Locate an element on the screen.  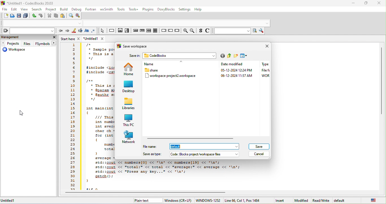
close is located at coordinates (380, 3).